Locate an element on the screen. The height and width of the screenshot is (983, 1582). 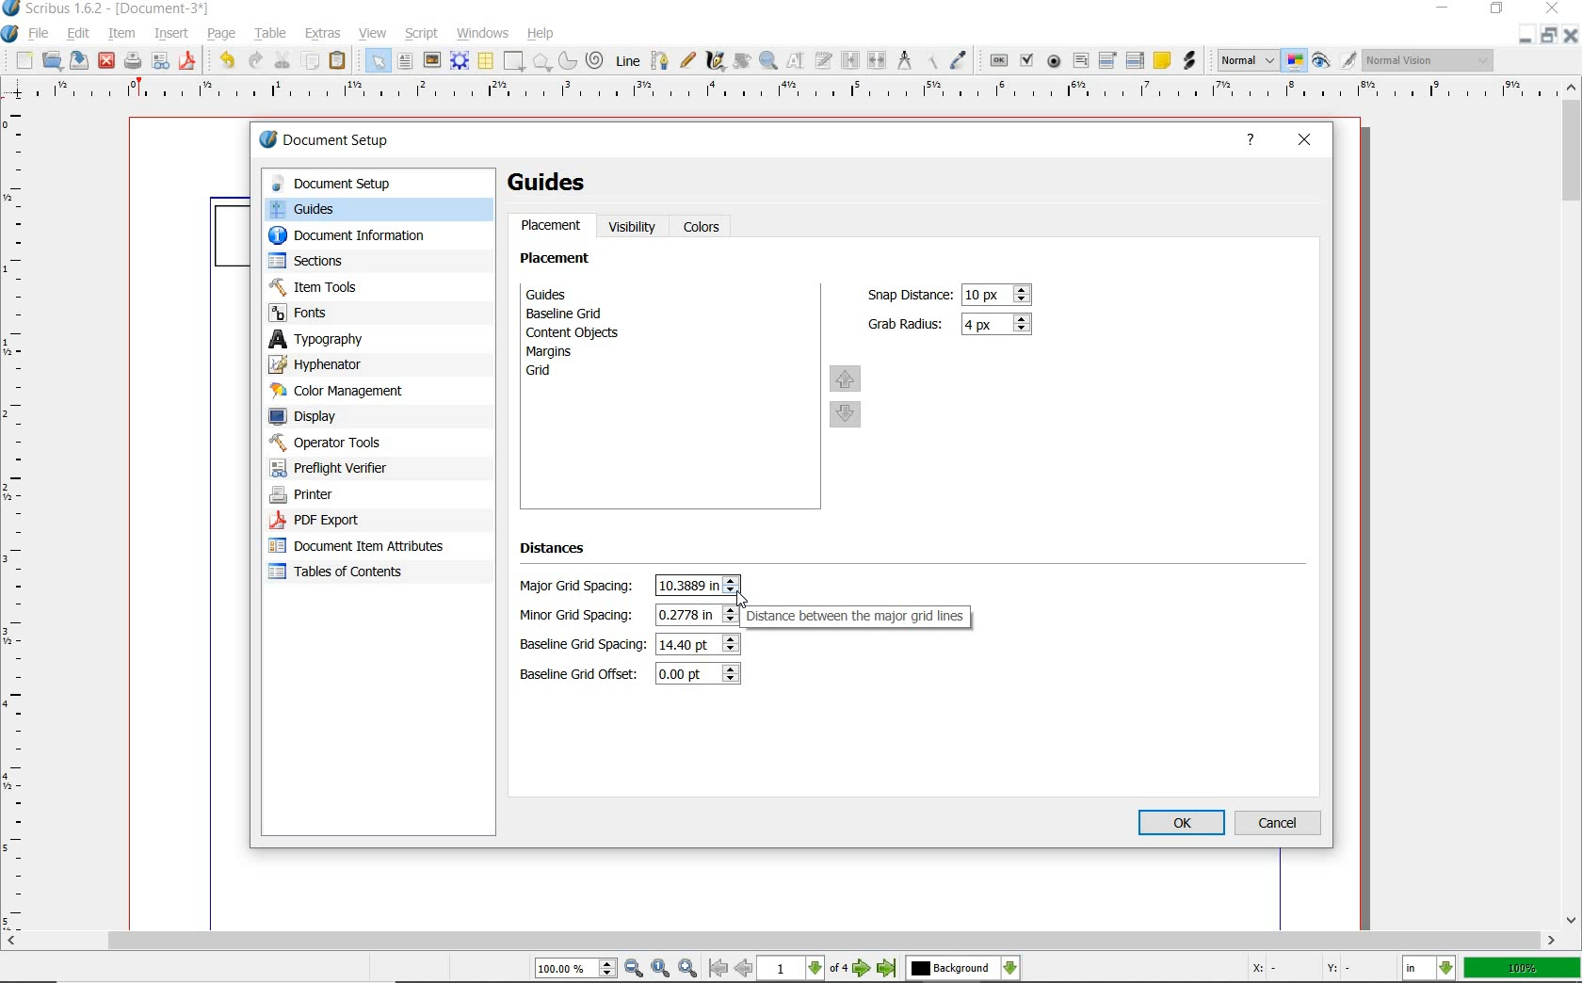
pdf list box is located at coordinates (1136, 59).